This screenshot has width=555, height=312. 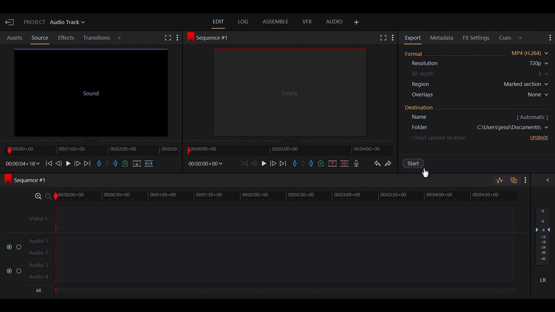 I want to click on [Automatic], so click(x=532, y=116).